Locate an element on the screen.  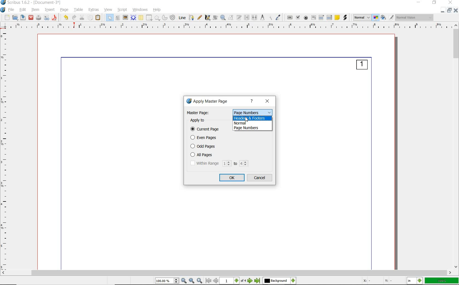
windows is located at coordinates (140, 10).